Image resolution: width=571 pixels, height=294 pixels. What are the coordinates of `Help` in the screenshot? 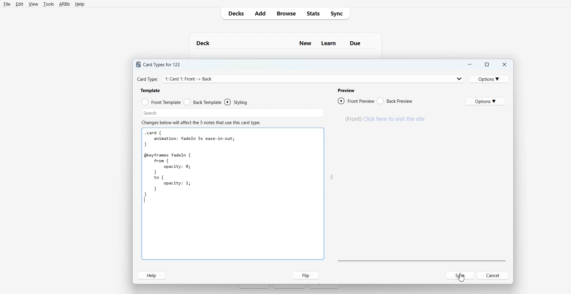 It's located at (79, 4).